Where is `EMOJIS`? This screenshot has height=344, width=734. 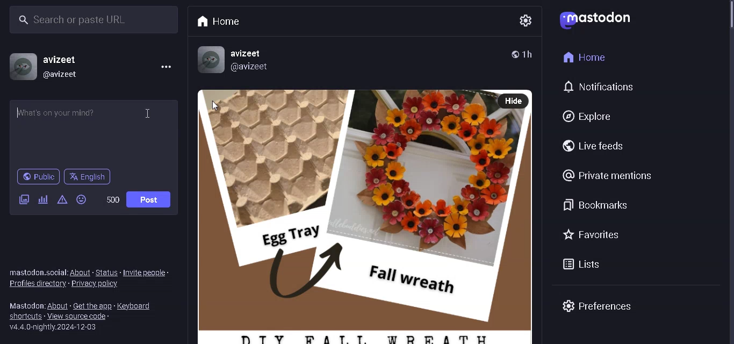 EMOJIS is located at coordinates (82, 199).